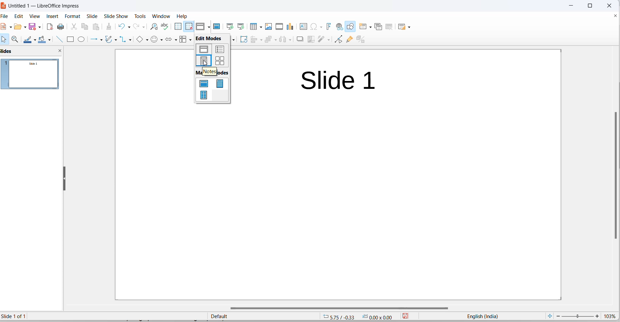  I want to click on normal, so click(204, 49).